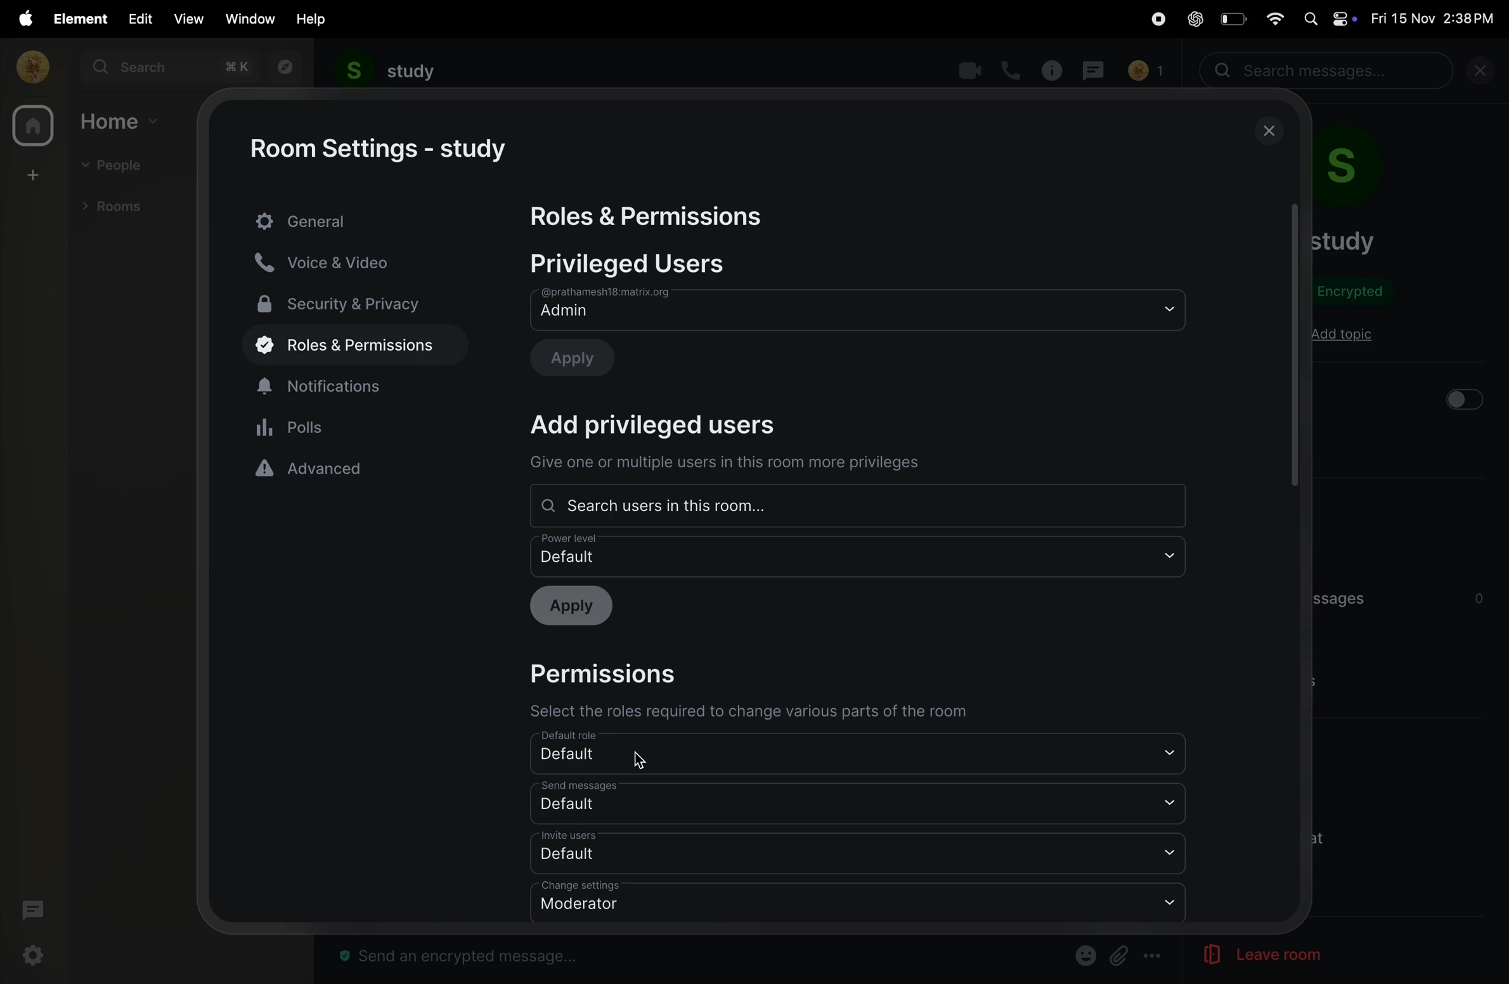  What do you see at coordinates (967, 70) in the screenshot?
I see `video call` at bounding box center [967, 70].